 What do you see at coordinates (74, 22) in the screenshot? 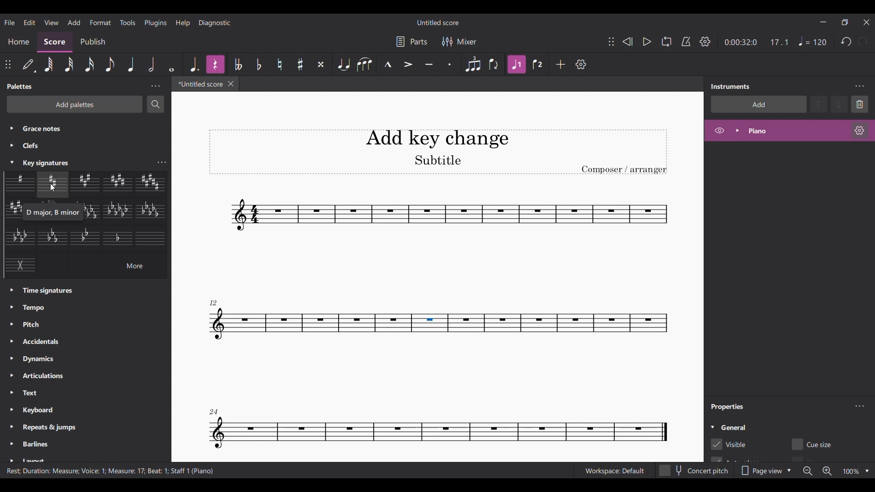
I see `Add menu` at bounding box center [74, 22].